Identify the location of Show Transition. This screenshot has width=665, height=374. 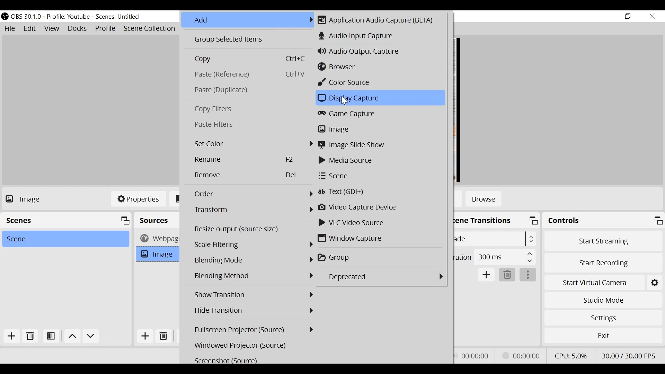
(253, 295).